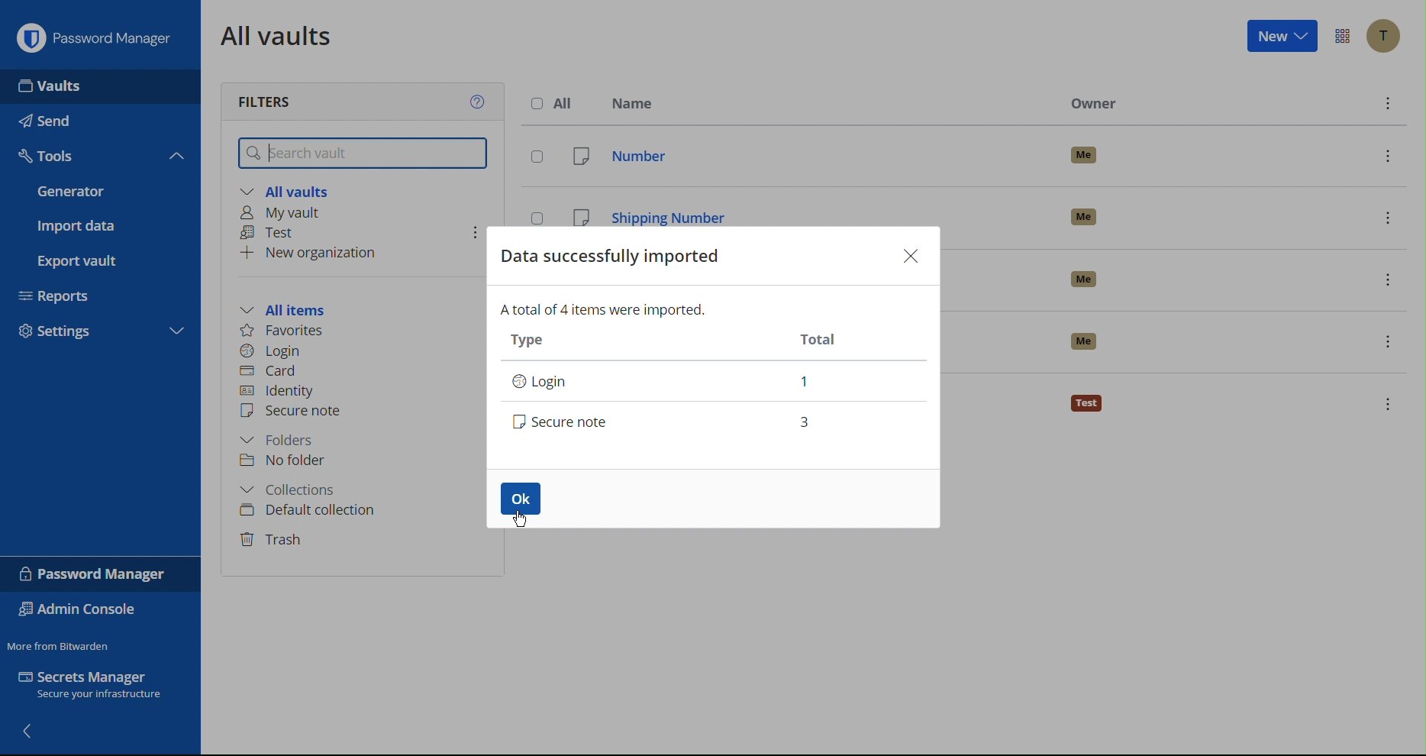 This screenshot has width=1426, height=756. I want to click on options, so click(1387, 155).